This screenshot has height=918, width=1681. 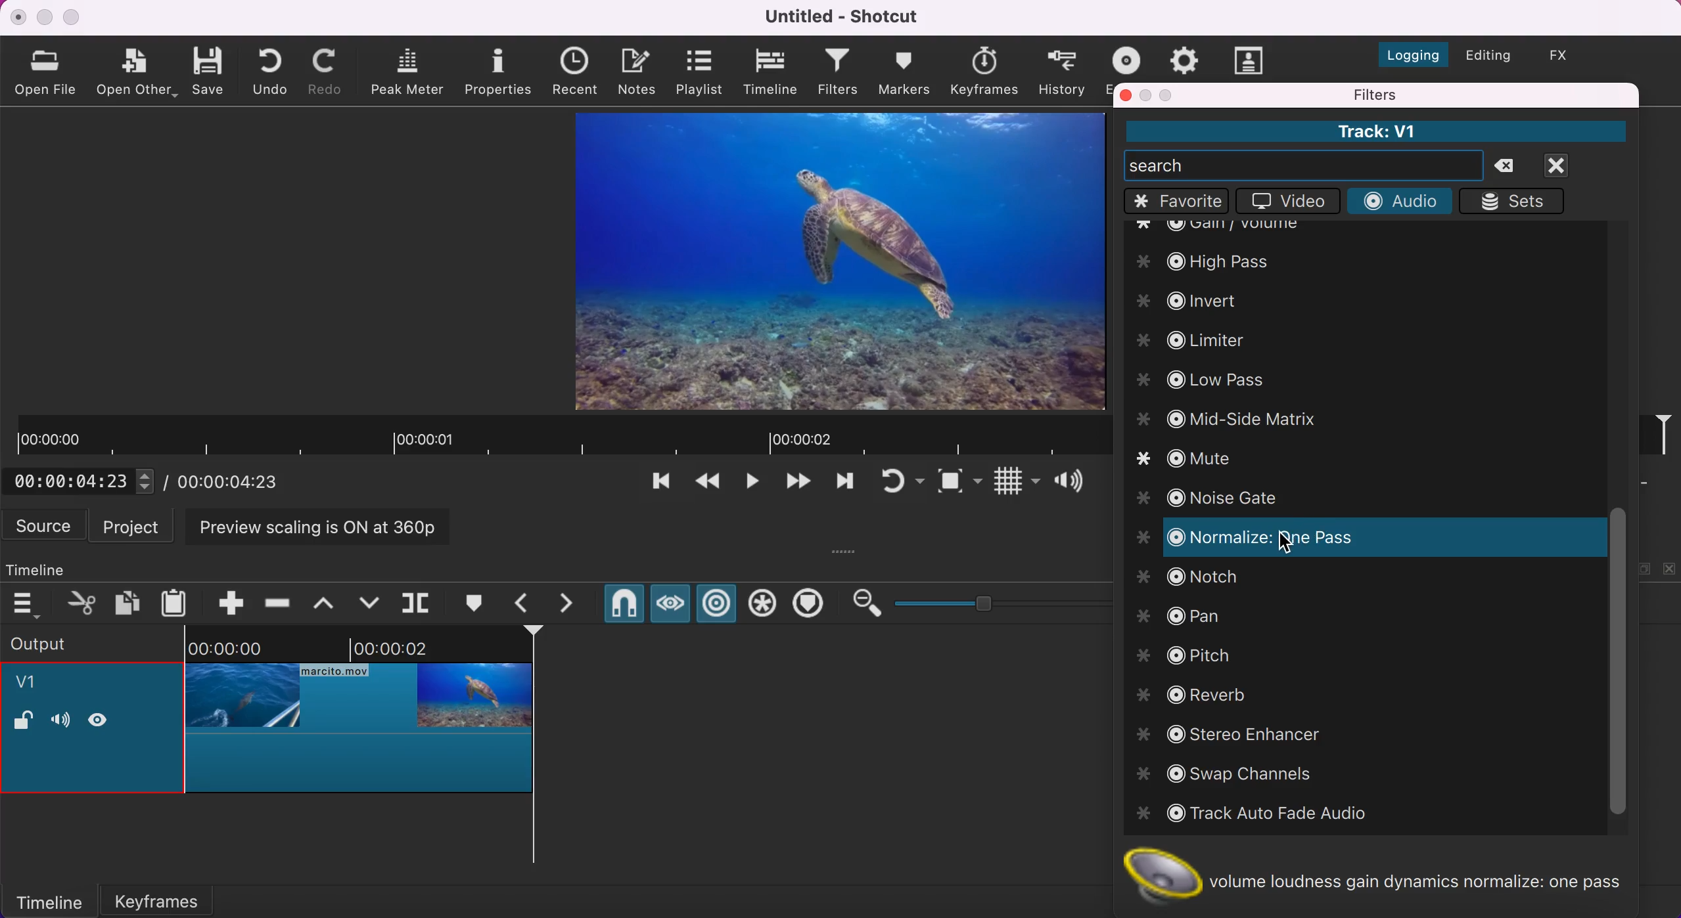 I want to click on switch to the logging layout, so click(x=1406, y=51).